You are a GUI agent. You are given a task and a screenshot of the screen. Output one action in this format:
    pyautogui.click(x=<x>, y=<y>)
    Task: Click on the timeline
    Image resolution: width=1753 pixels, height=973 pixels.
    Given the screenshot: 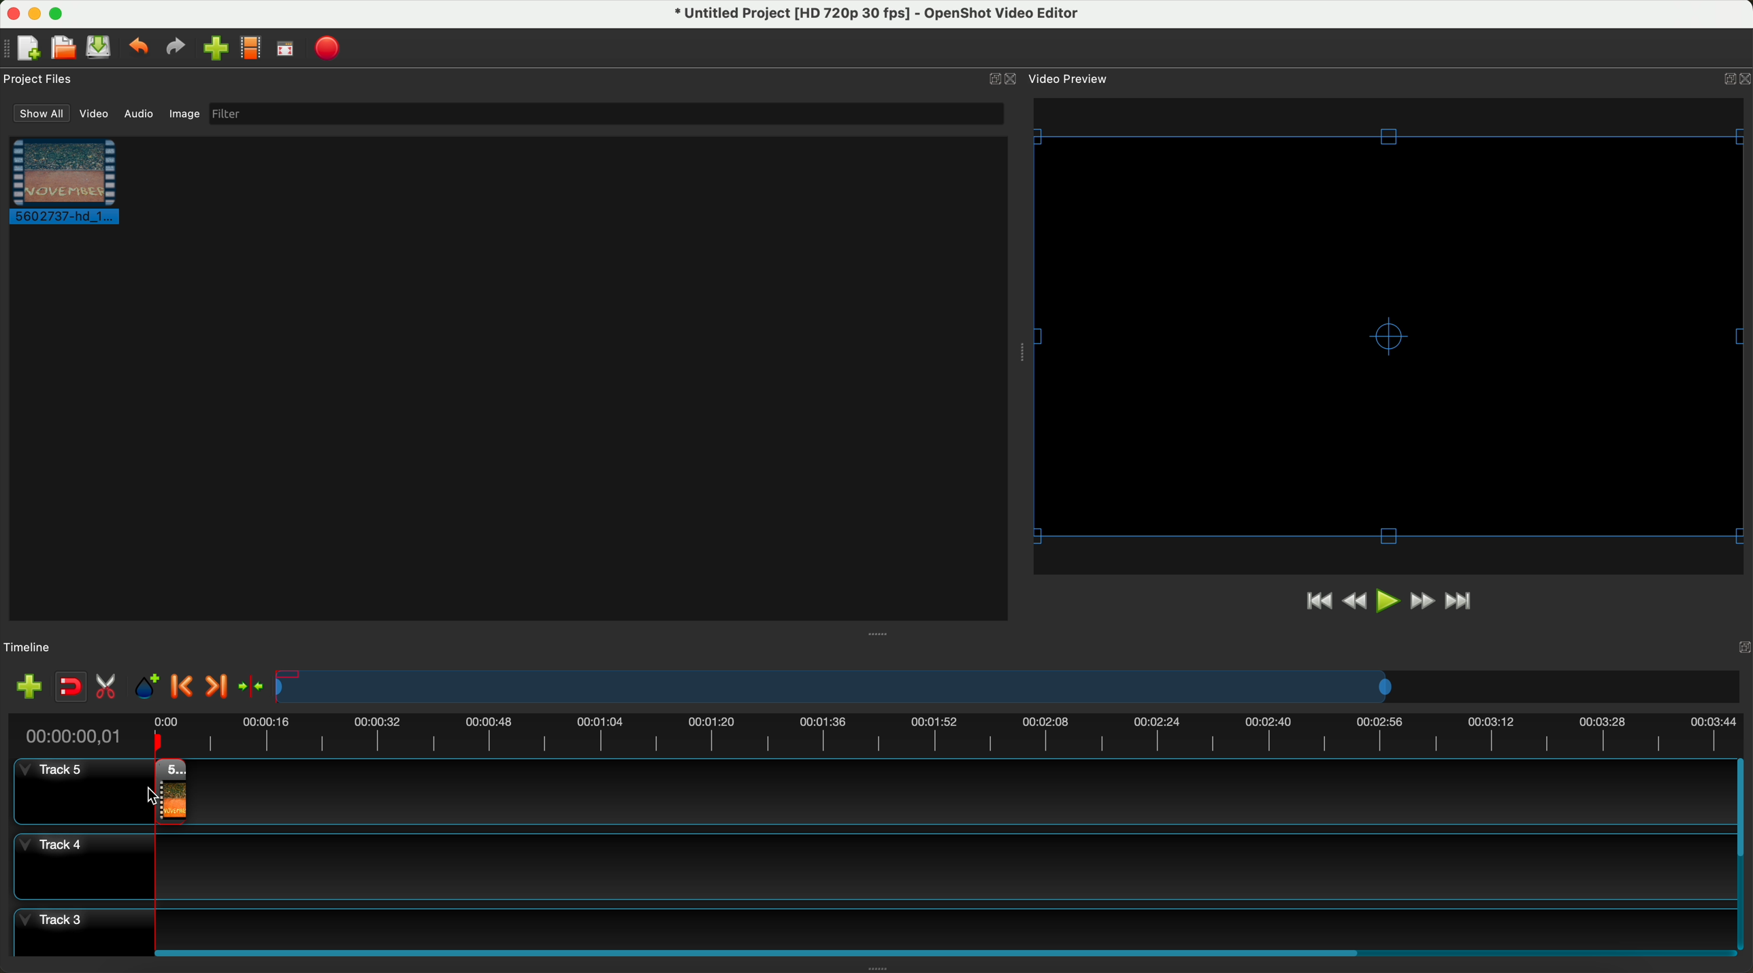 What is the action you would take?
    pyautogui.click(x=1008, y=685)
    